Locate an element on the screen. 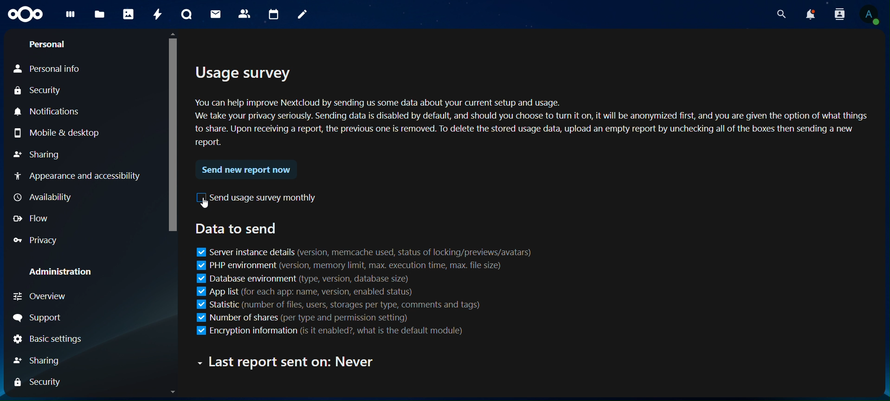  Overview is located at coordinates (43, 297).